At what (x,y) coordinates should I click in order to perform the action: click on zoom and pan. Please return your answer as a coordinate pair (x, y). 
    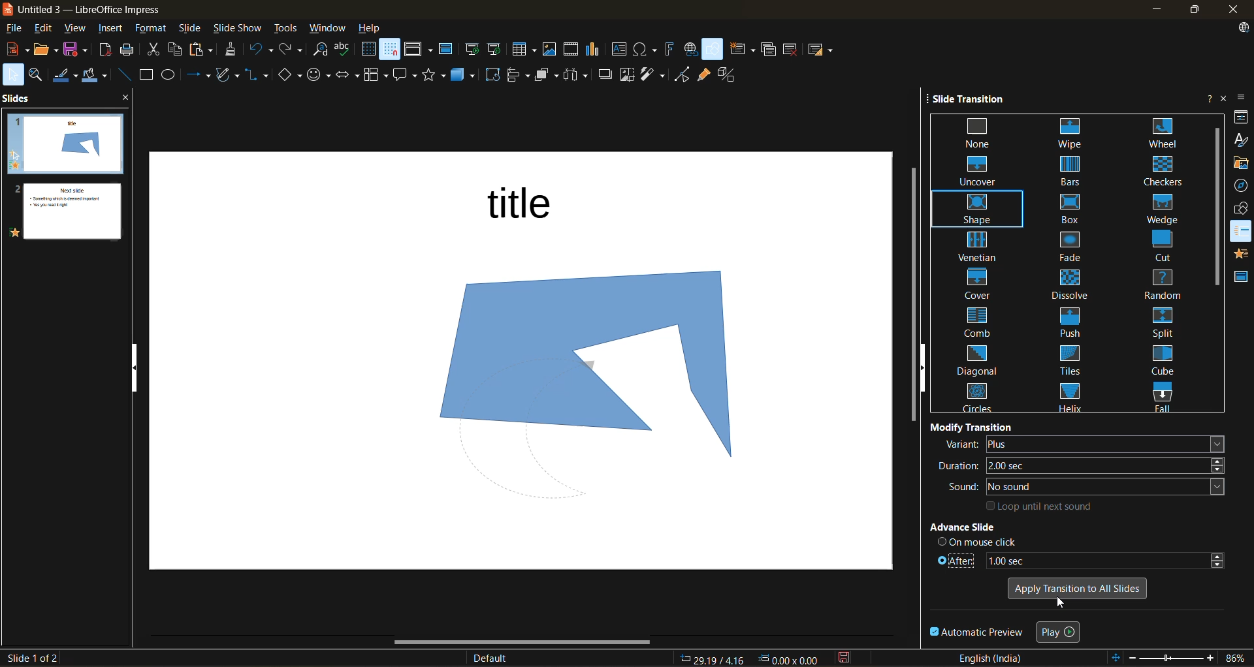
    Looking at the image, I should click on (39, 76).